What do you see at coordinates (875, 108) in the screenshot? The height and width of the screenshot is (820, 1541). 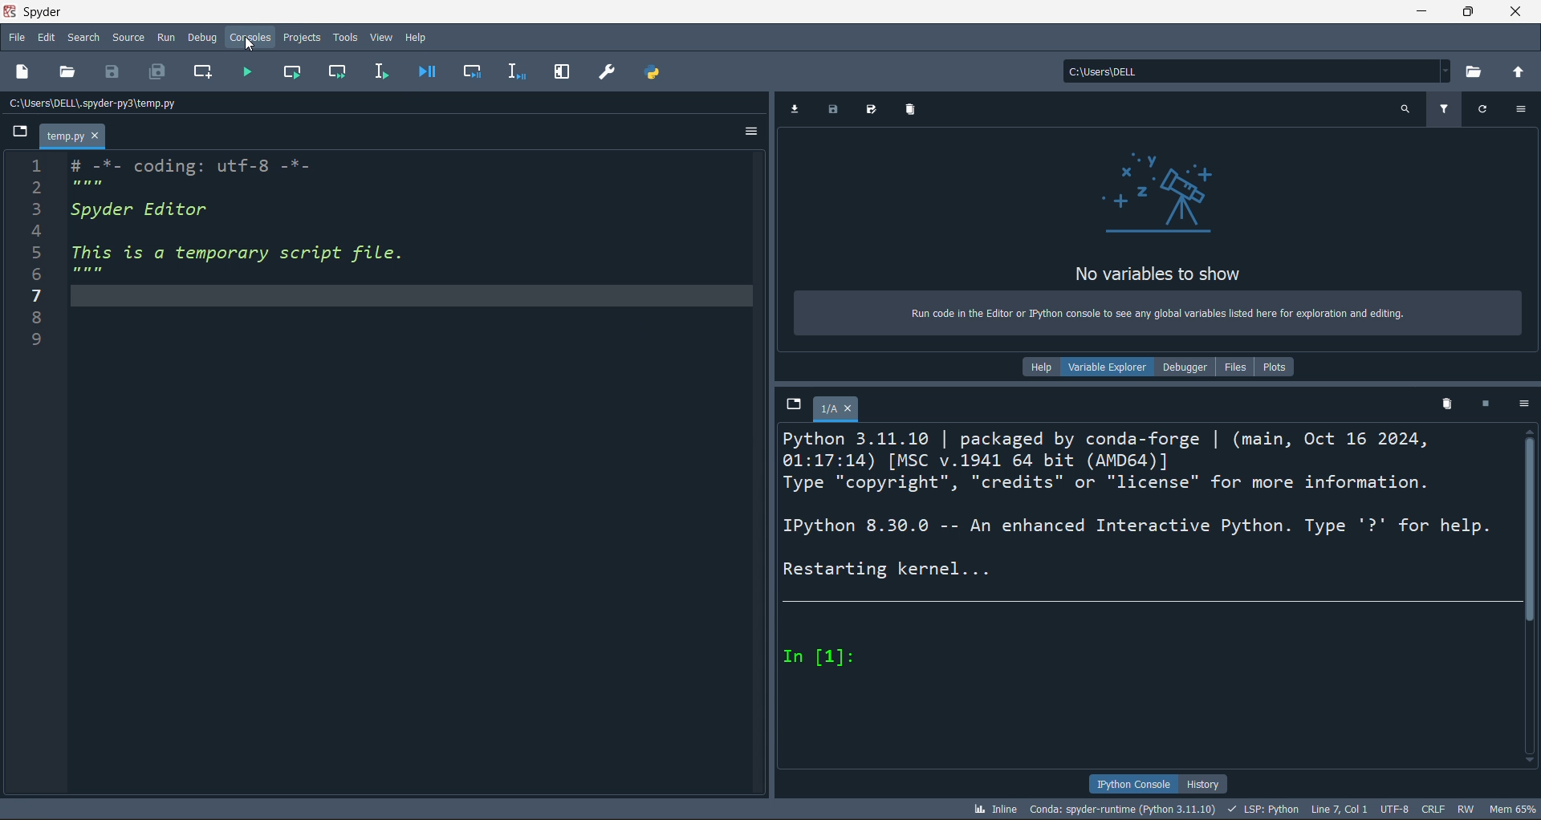 I see `save all` at bounding box center [875, 108].